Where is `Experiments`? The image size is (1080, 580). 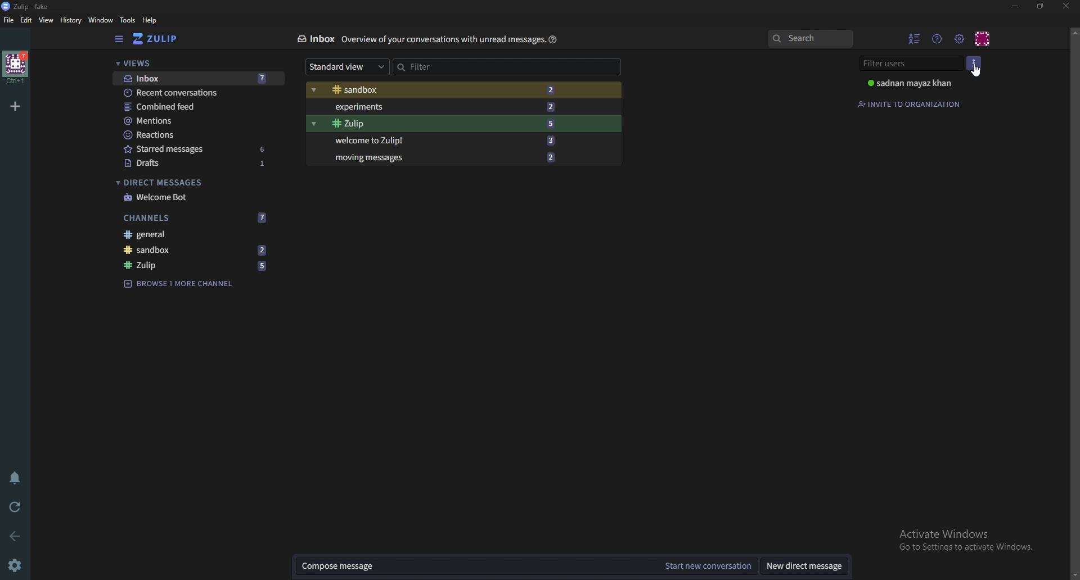 Experiments is located at coordinates (439, 107).